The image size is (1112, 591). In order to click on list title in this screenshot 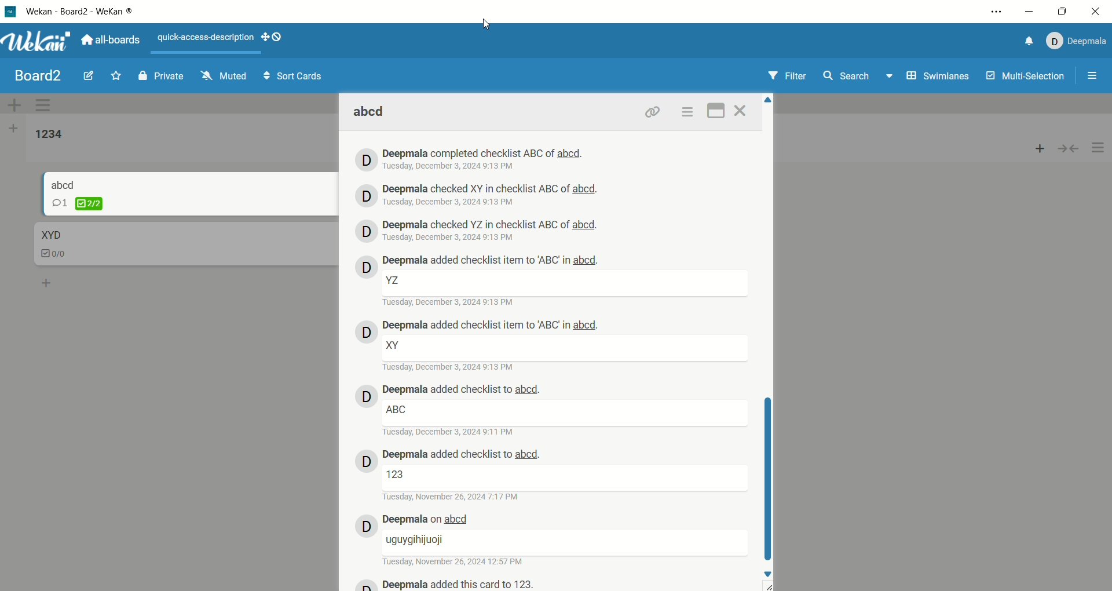, I will do `click(49, 135)`.